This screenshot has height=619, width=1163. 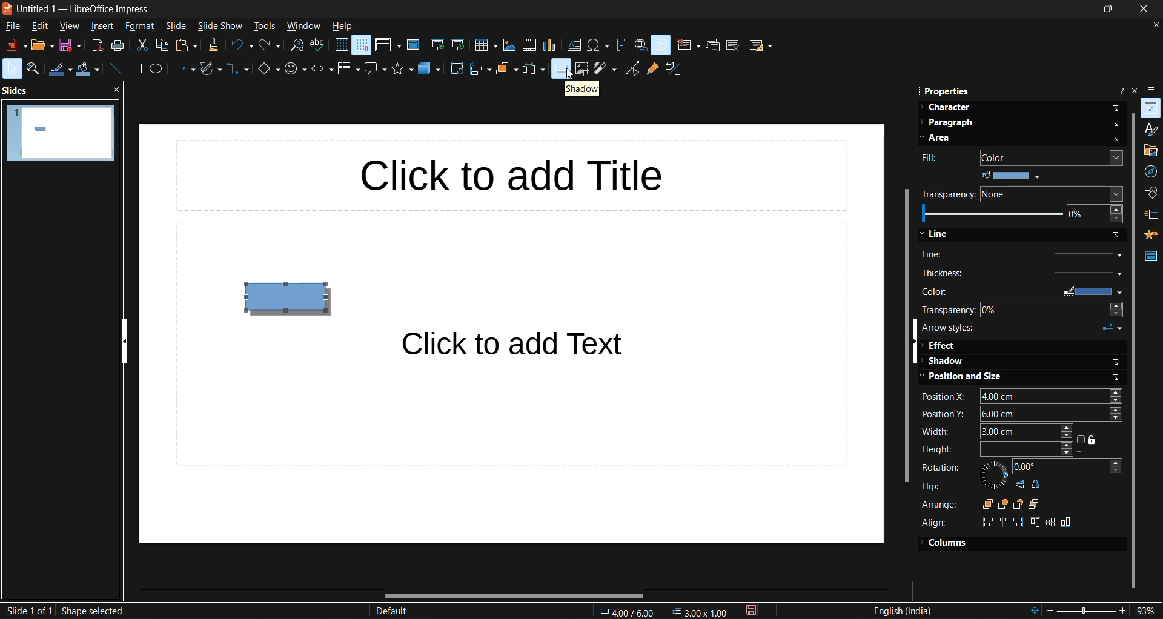 What do you see at coordinates (342, 26) in the screenshot?
I see `help` at bounding box center [342, 26].